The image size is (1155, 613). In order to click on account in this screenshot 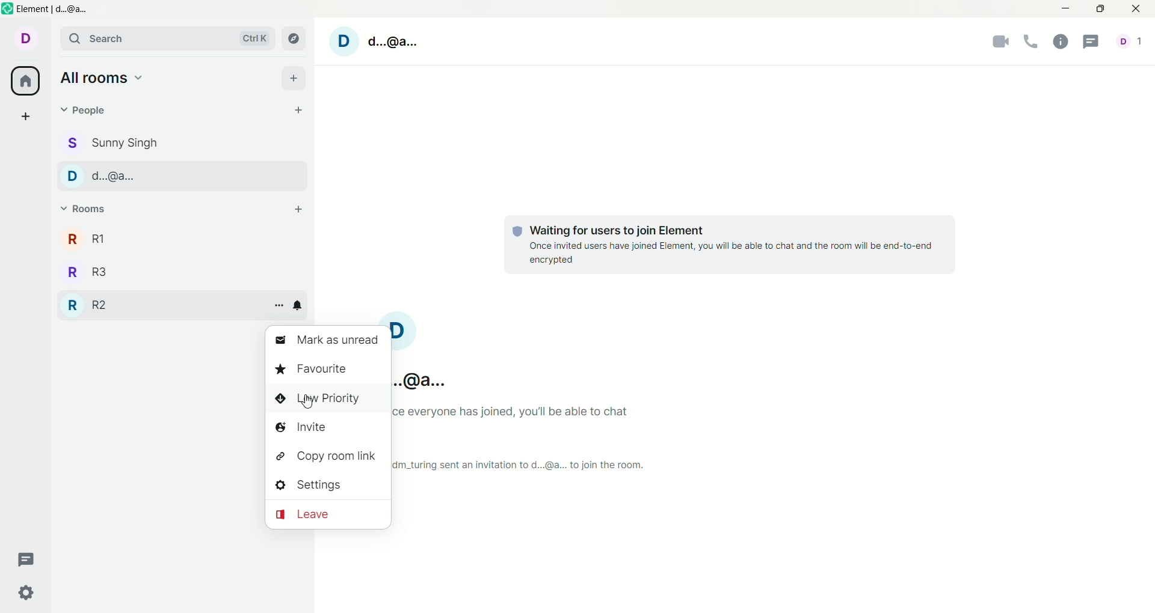, I will do `click(377, 41)`.